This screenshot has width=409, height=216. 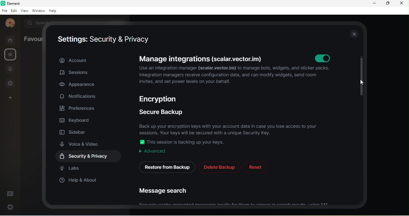 What do you see at coordinates (76, 74) in the screenshot?
I see `sessions` at bounding box center [76, 74].